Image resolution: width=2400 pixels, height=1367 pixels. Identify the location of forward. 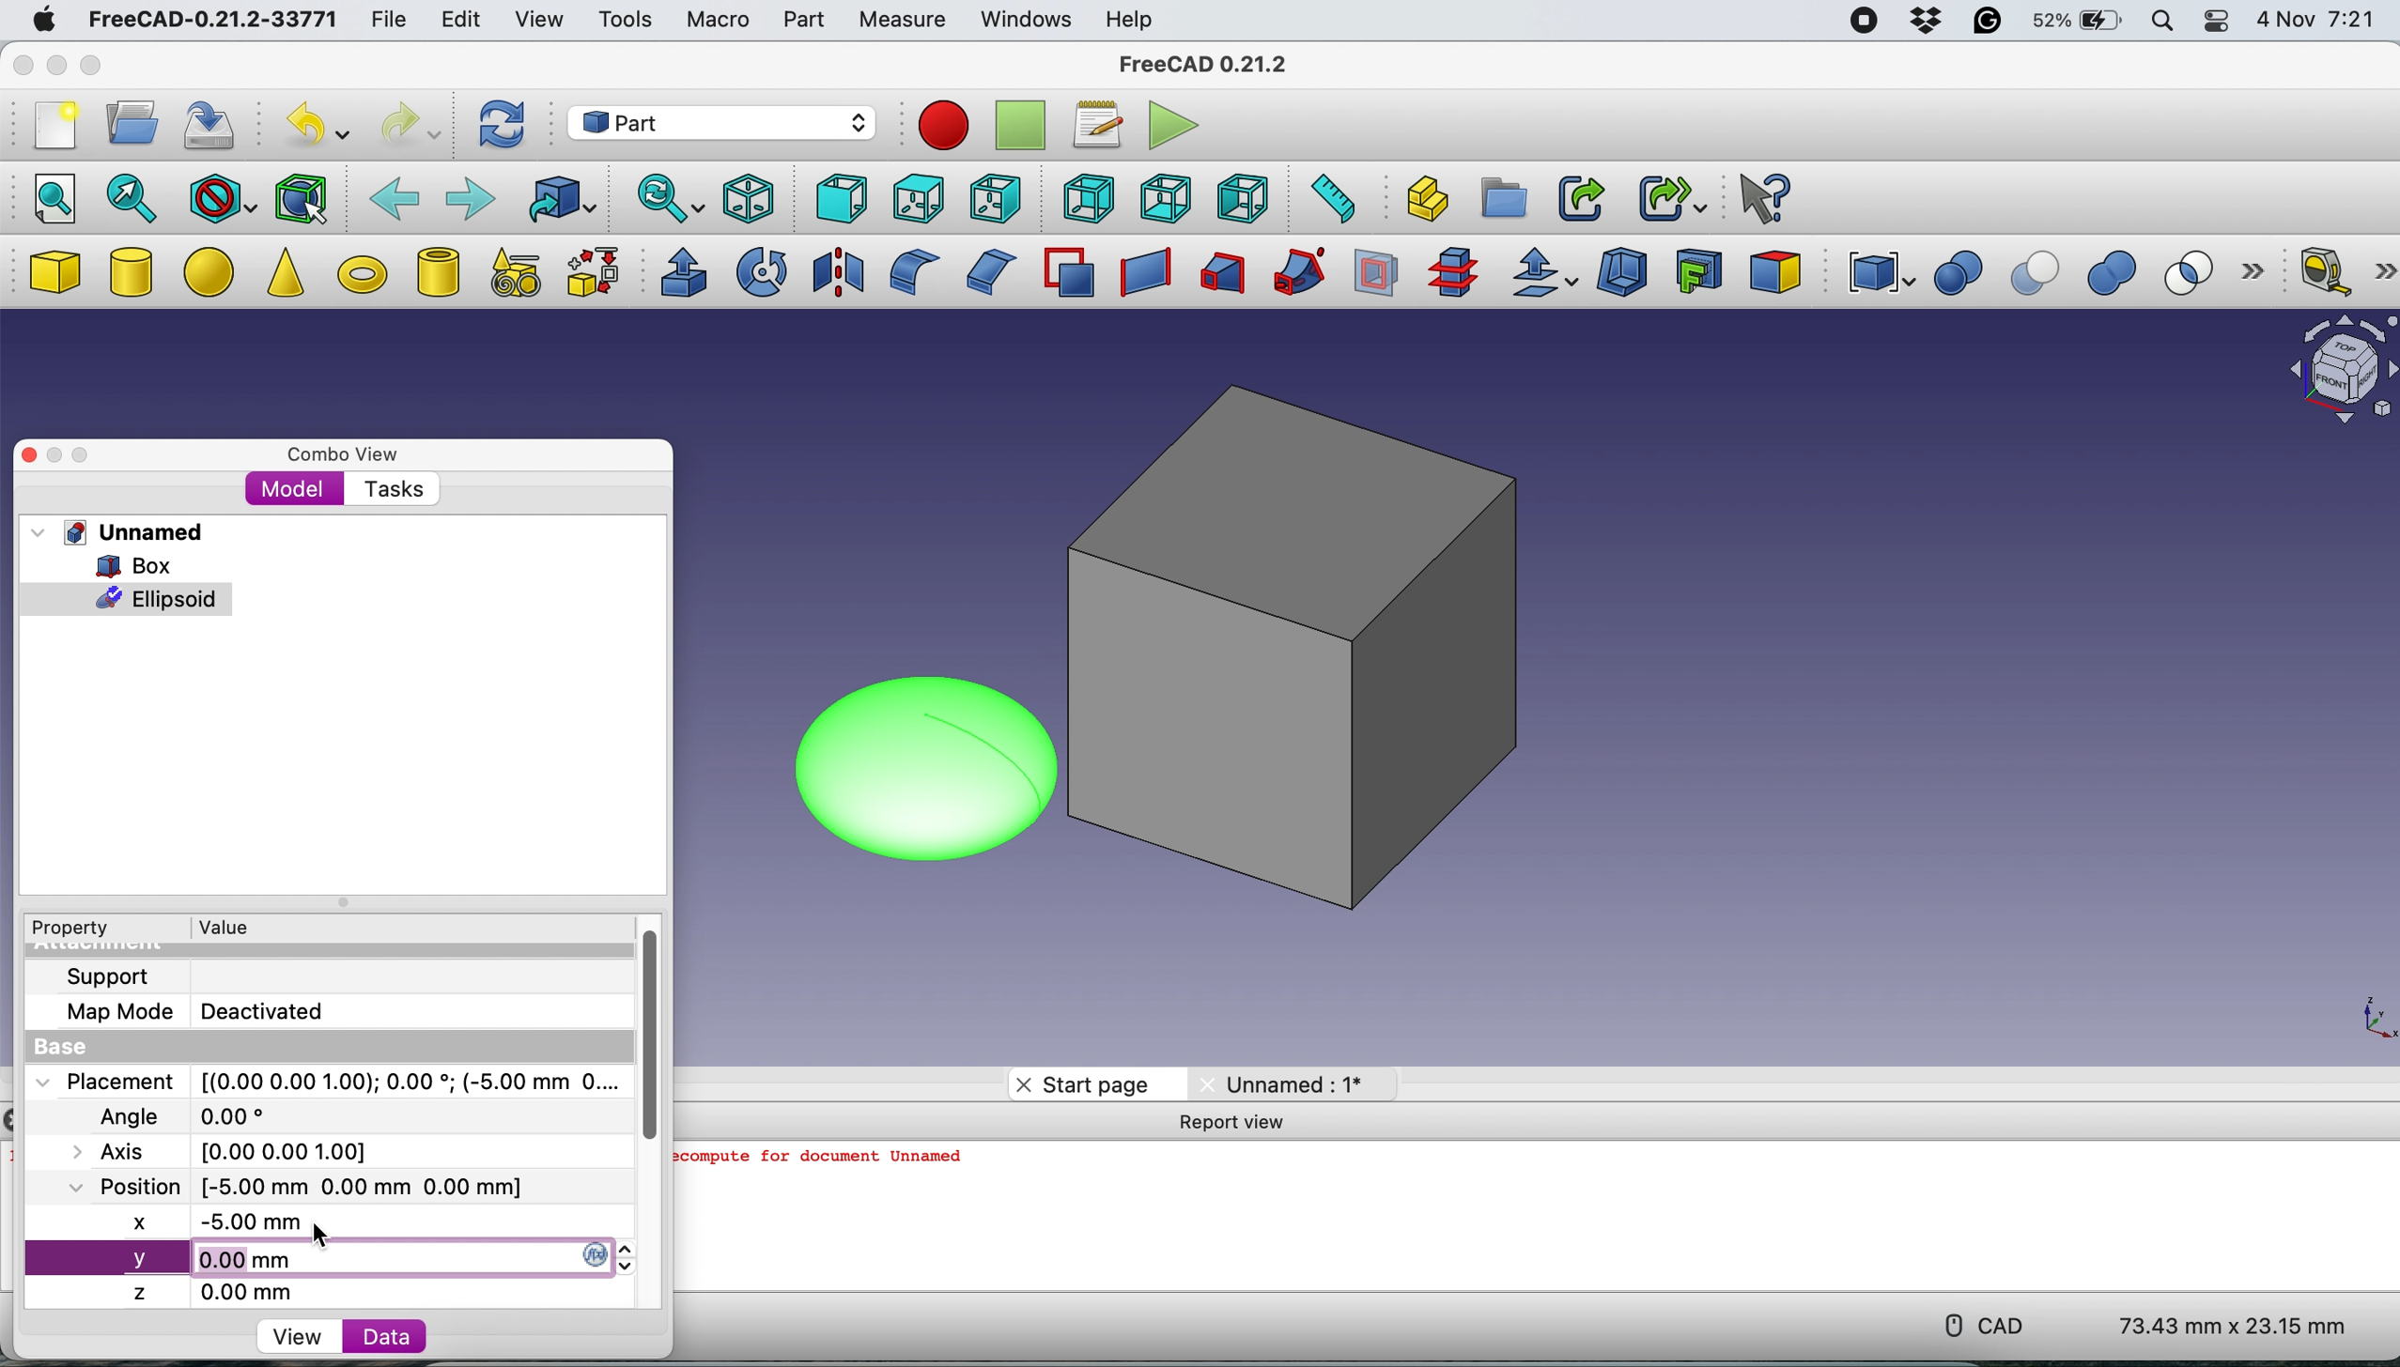
(468, 196).